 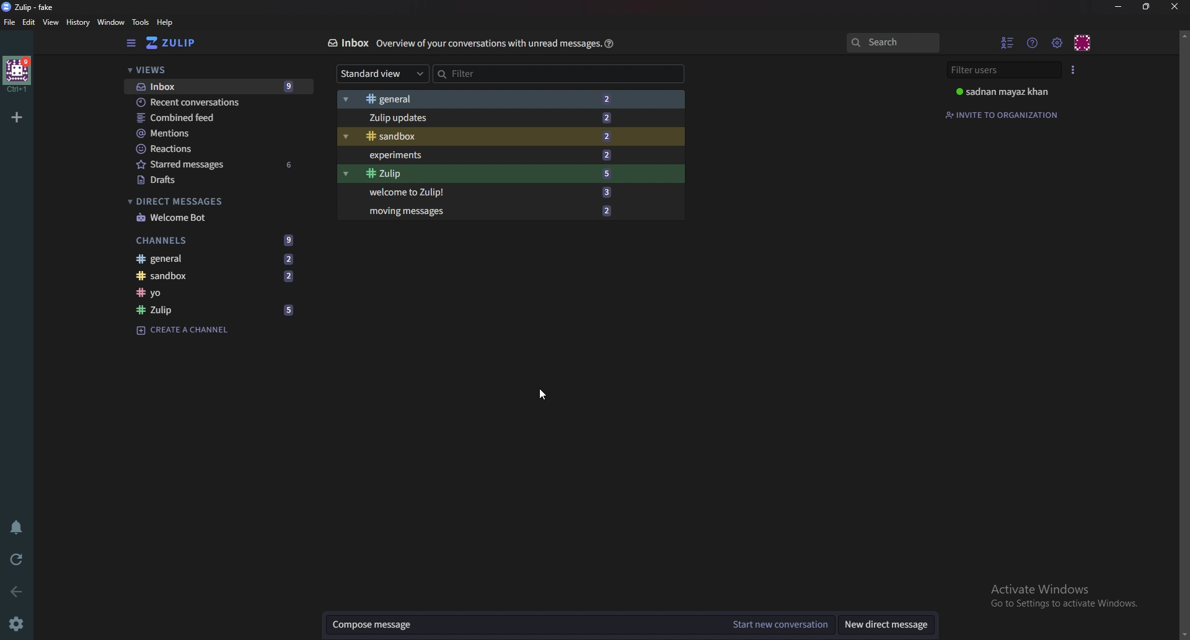 I want to click on Channel, so click(x=217, y=292).